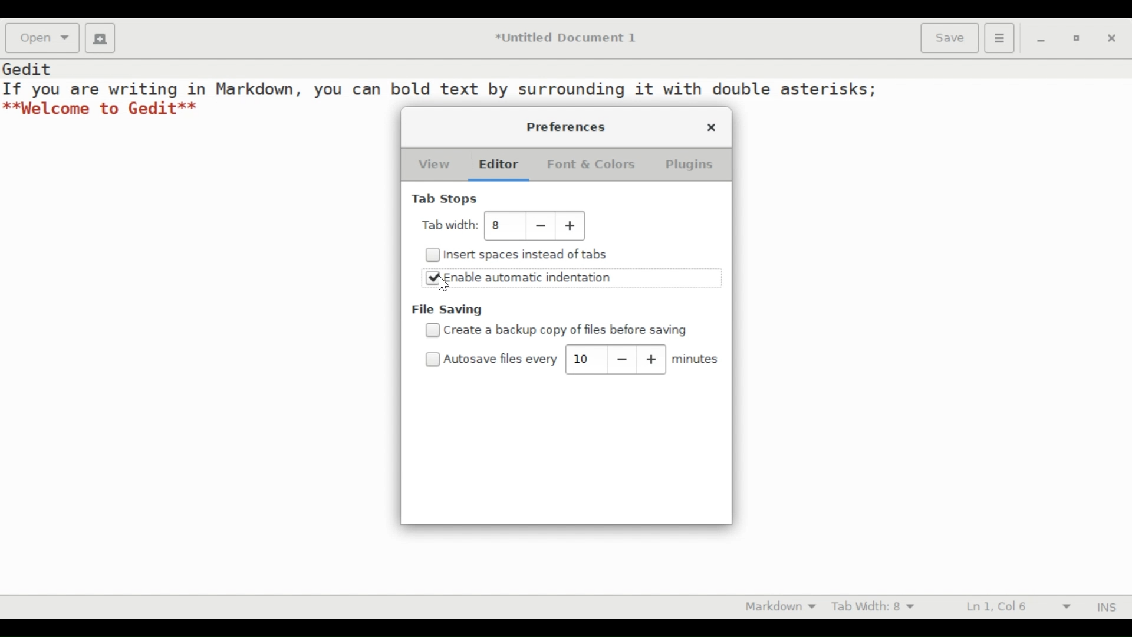 The width and height of the screenshot is (1132, 637). Describe the element at coordinates (570, 39) in the screenshot. I see `*Untitled Document 1` at that location.